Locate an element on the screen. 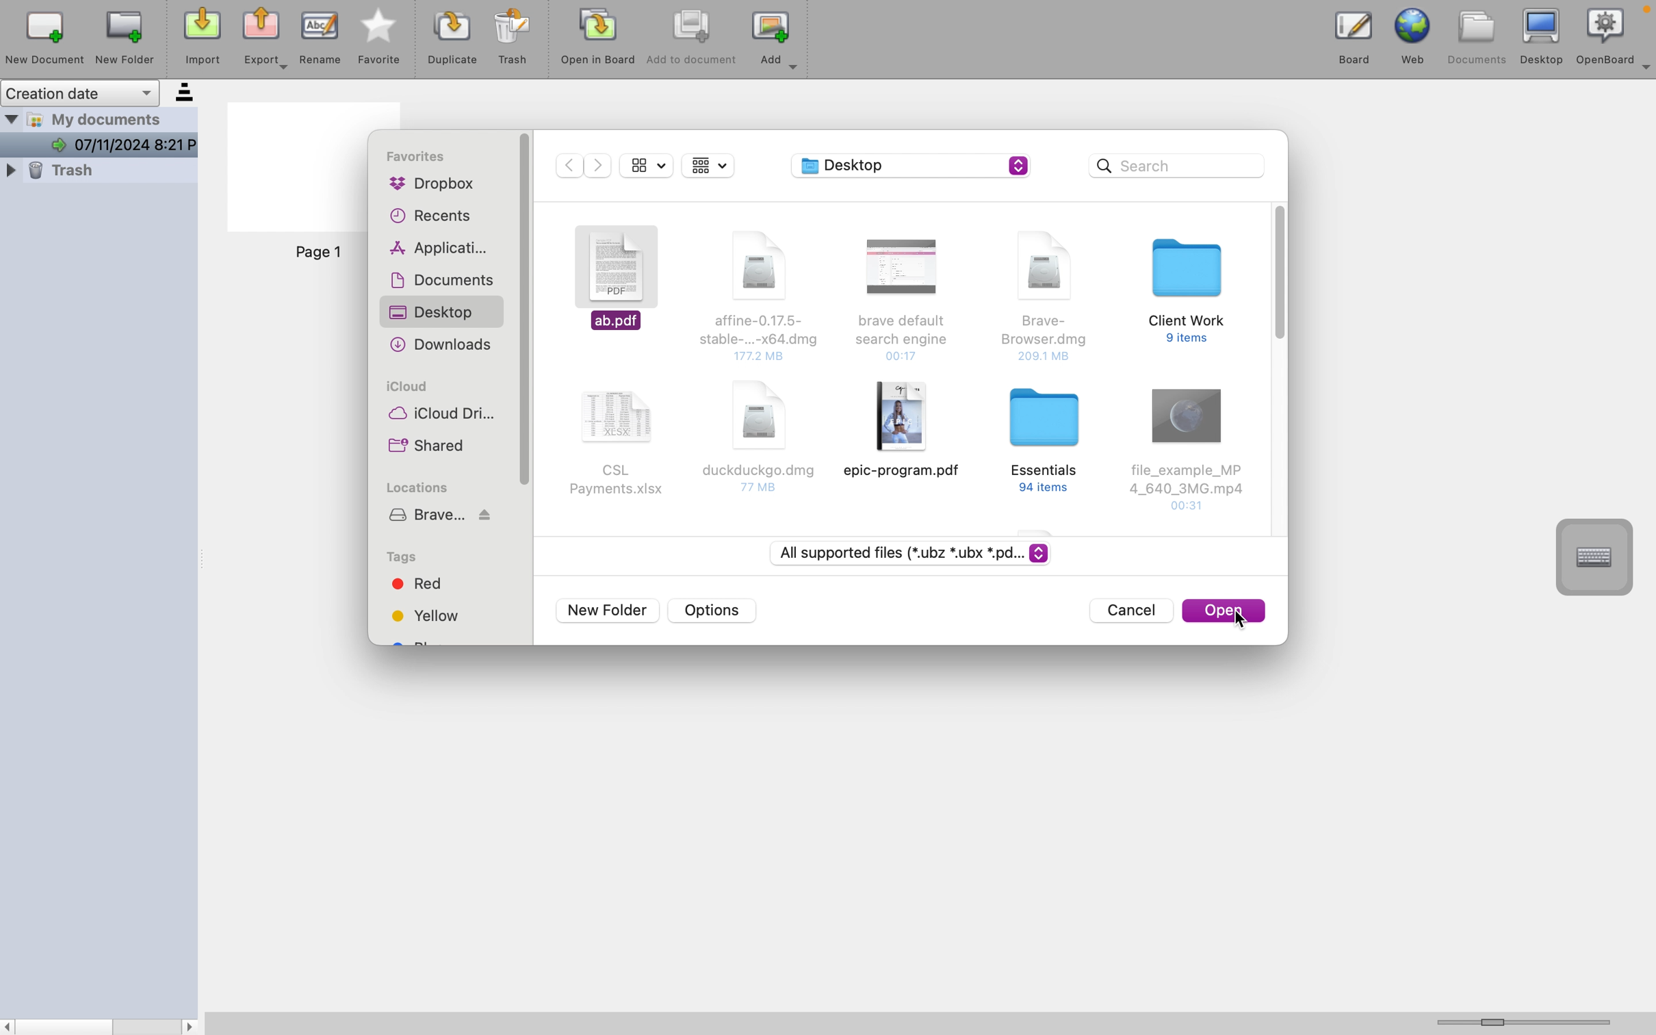 The height and width of the screenshot is (1035, 1656). open in board is located at coordinates (599, 42).